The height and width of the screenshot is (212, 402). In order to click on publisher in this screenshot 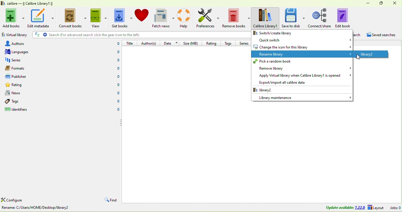, I will do `click(22, 77)`.